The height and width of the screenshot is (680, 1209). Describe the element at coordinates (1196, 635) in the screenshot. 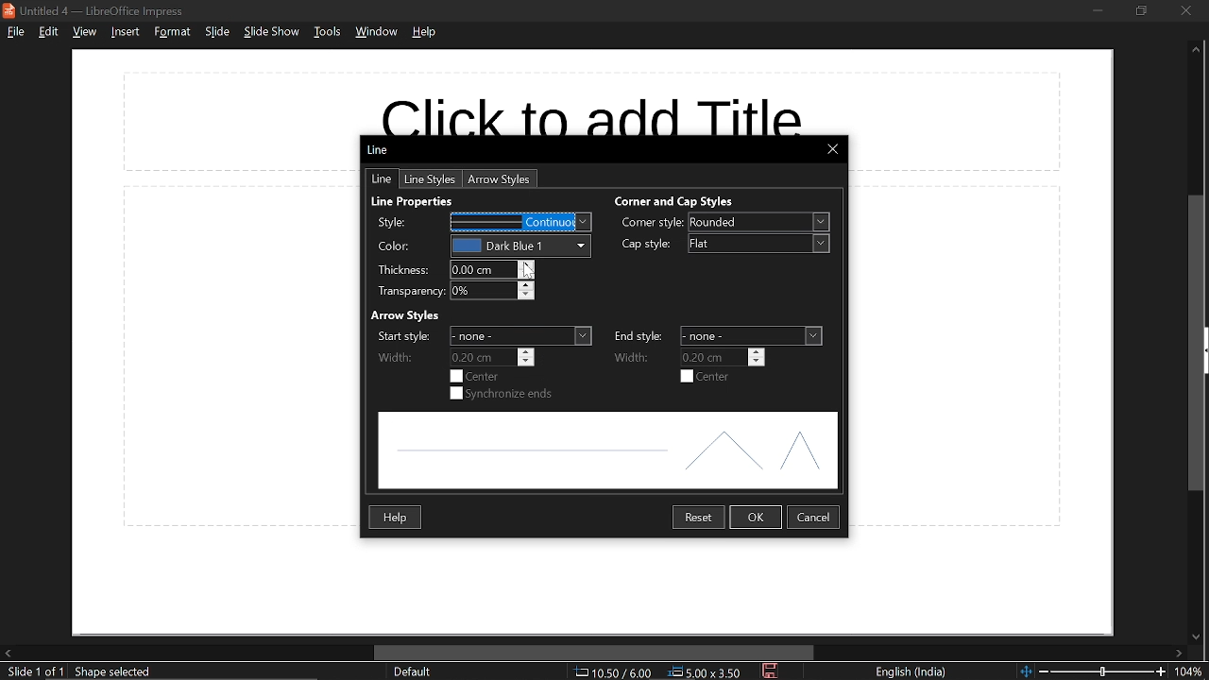

I see `Move down` at that location.